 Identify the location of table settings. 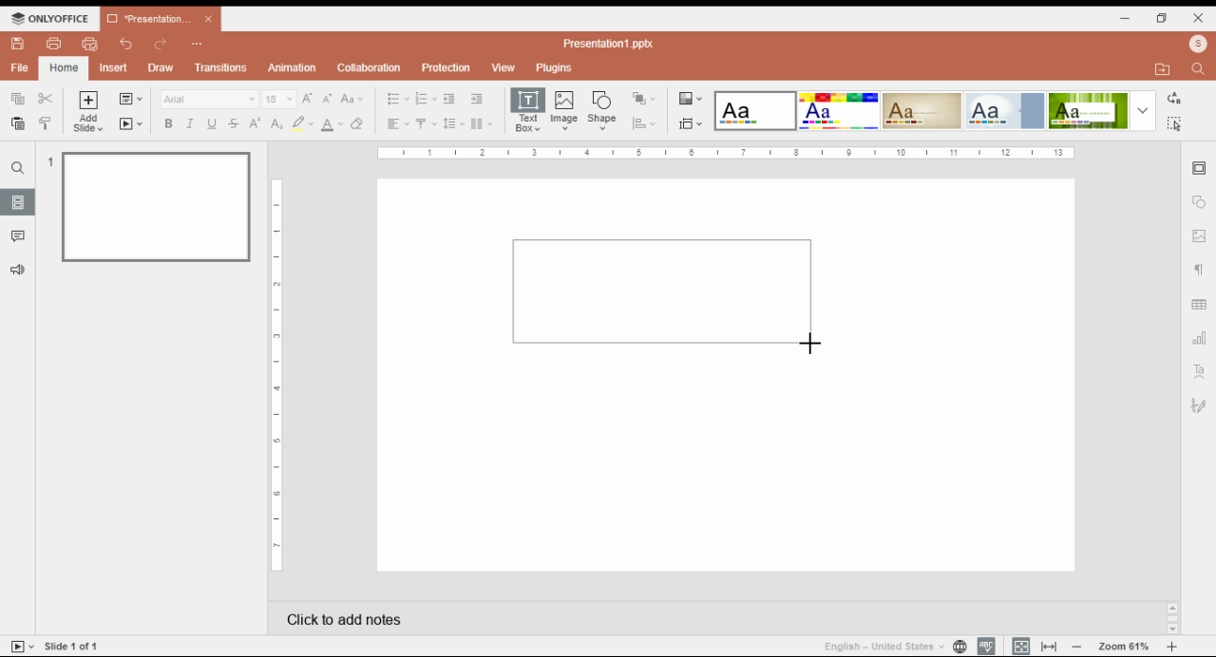
(1201, 306).